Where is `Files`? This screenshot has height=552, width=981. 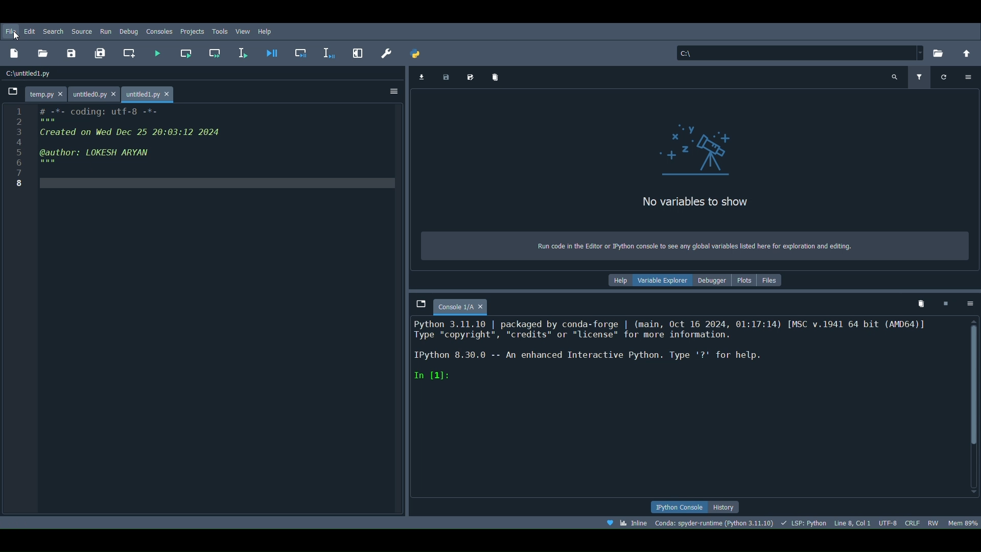
Files is located at coordinates (773, 279).